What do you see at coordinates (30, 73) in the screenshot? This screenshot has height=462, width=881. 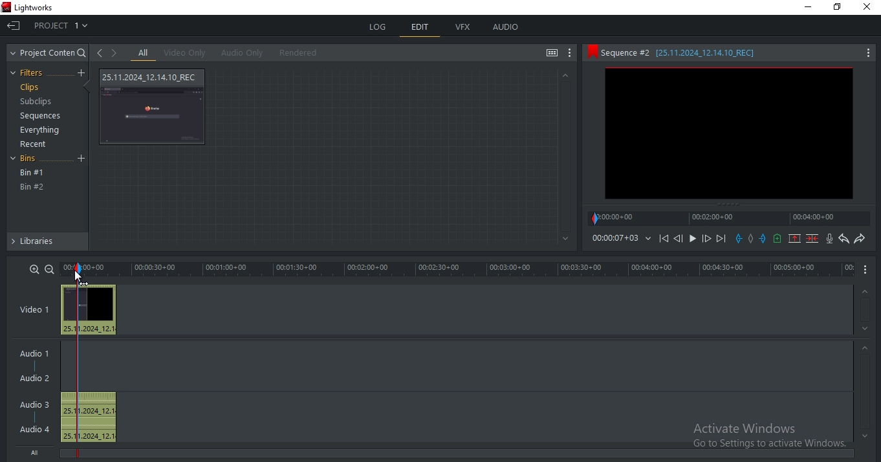 I see `filters` at bounding box center [30, 73].